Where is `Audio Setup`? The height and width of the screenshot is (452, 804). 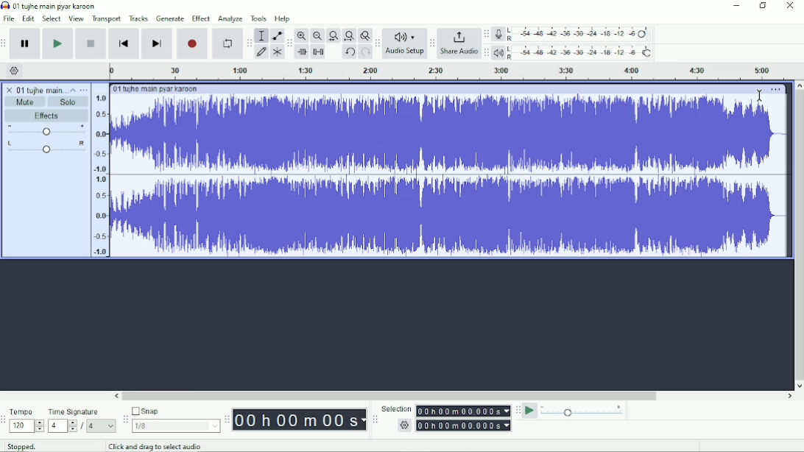
Audio Setup is located at coordinates (405, 43).